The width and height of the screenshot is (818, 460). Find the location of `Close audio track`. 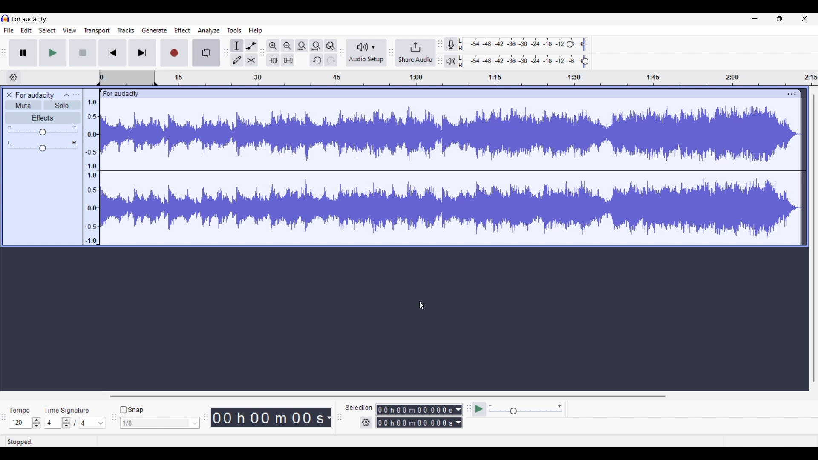

Close audio track is located at coordinates (9, 95).